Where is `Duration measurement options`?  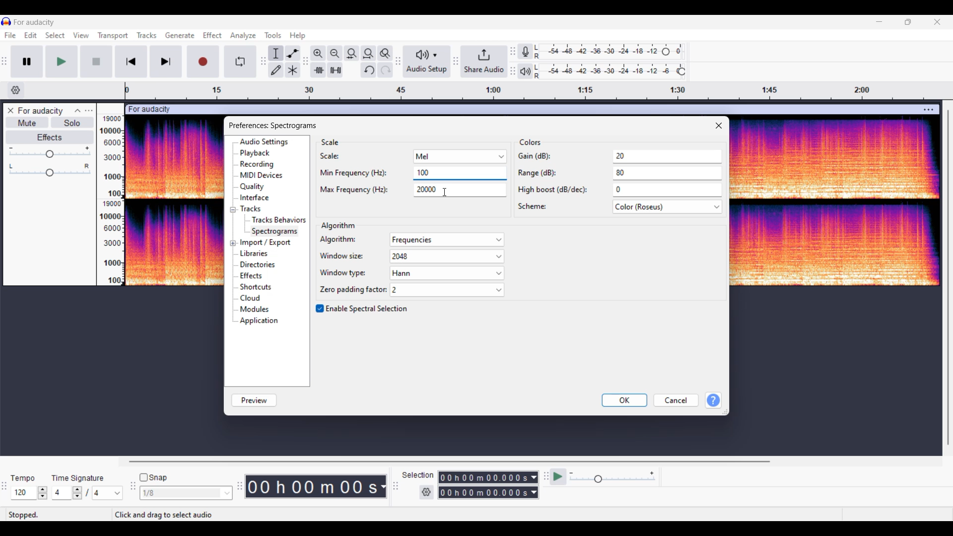 Duration measurement options is located at coordinates (383, 486).